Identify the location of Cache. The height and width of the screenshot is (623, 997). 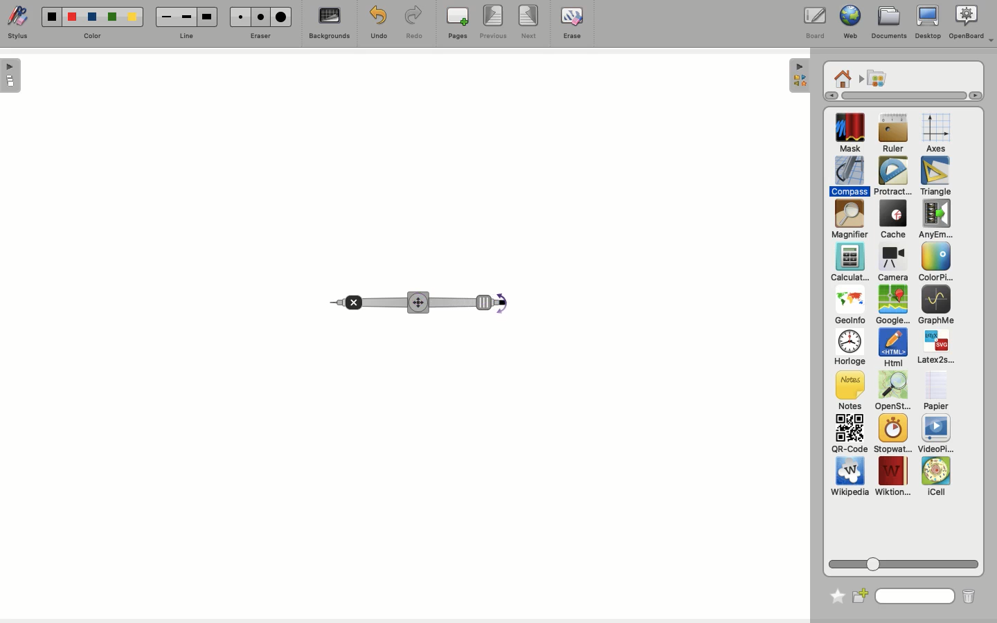
(891, 221).